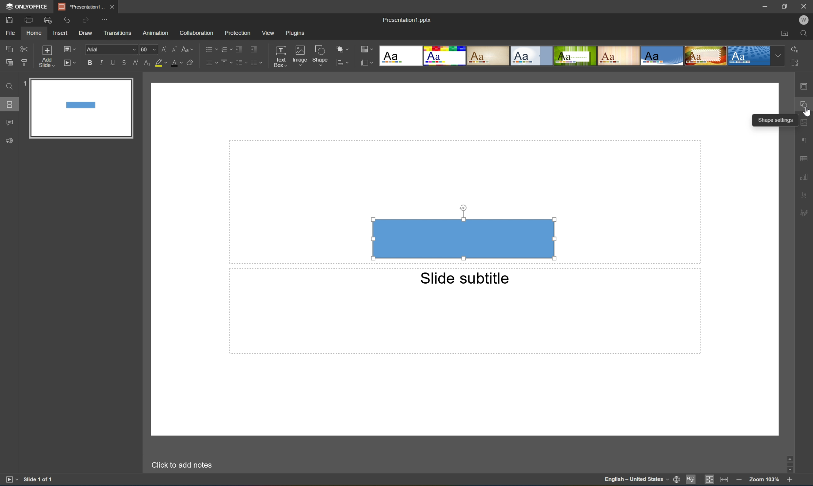  Describe the element at coordinates (267, 32) in the screenshot. I see `View` at that location.